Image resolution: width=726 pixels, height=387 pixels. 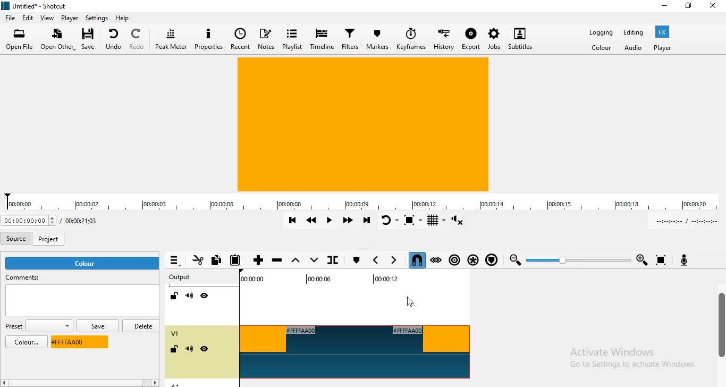 I want to click on Ripple, so click(x=455, y=261).